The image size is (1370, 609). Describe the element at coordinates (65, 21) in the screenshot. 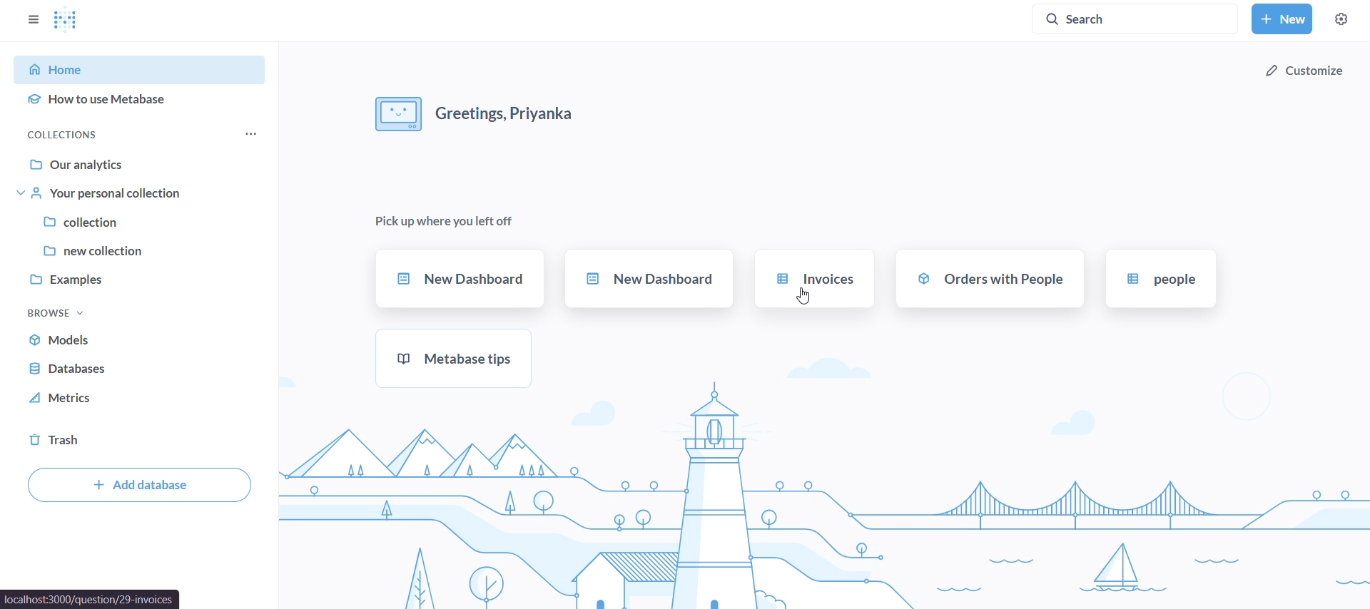

I see `Metabase logo` at that location.